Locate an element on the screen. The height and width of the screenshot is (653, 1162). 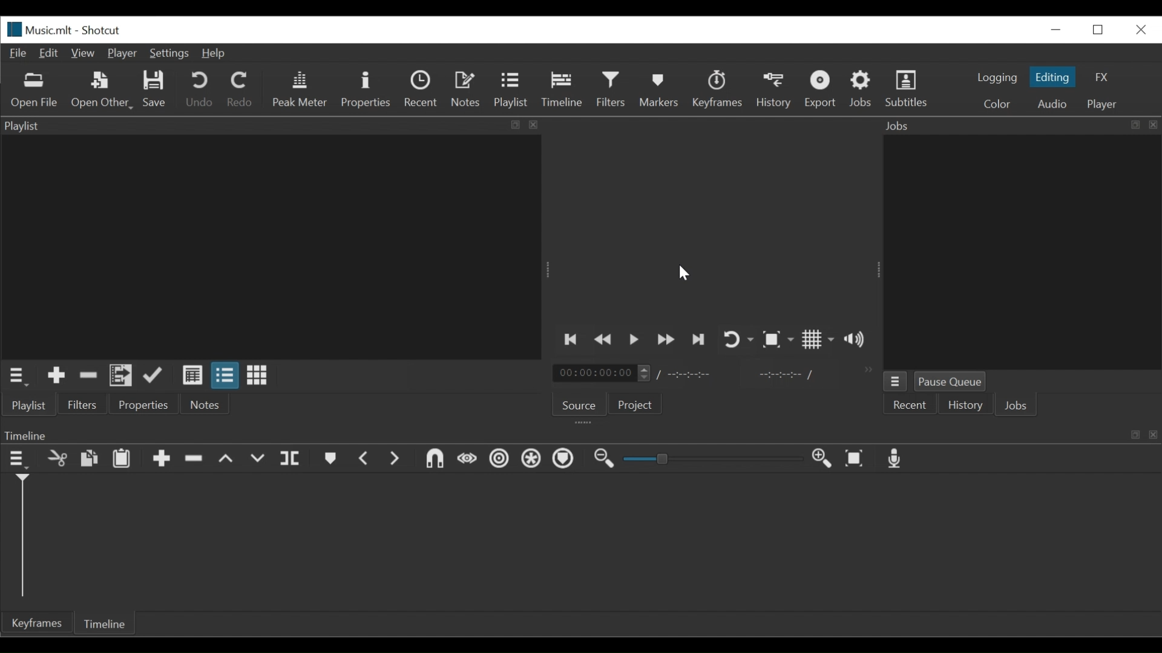
Zoom timeline to fit  is located at coordinates (856, 458).